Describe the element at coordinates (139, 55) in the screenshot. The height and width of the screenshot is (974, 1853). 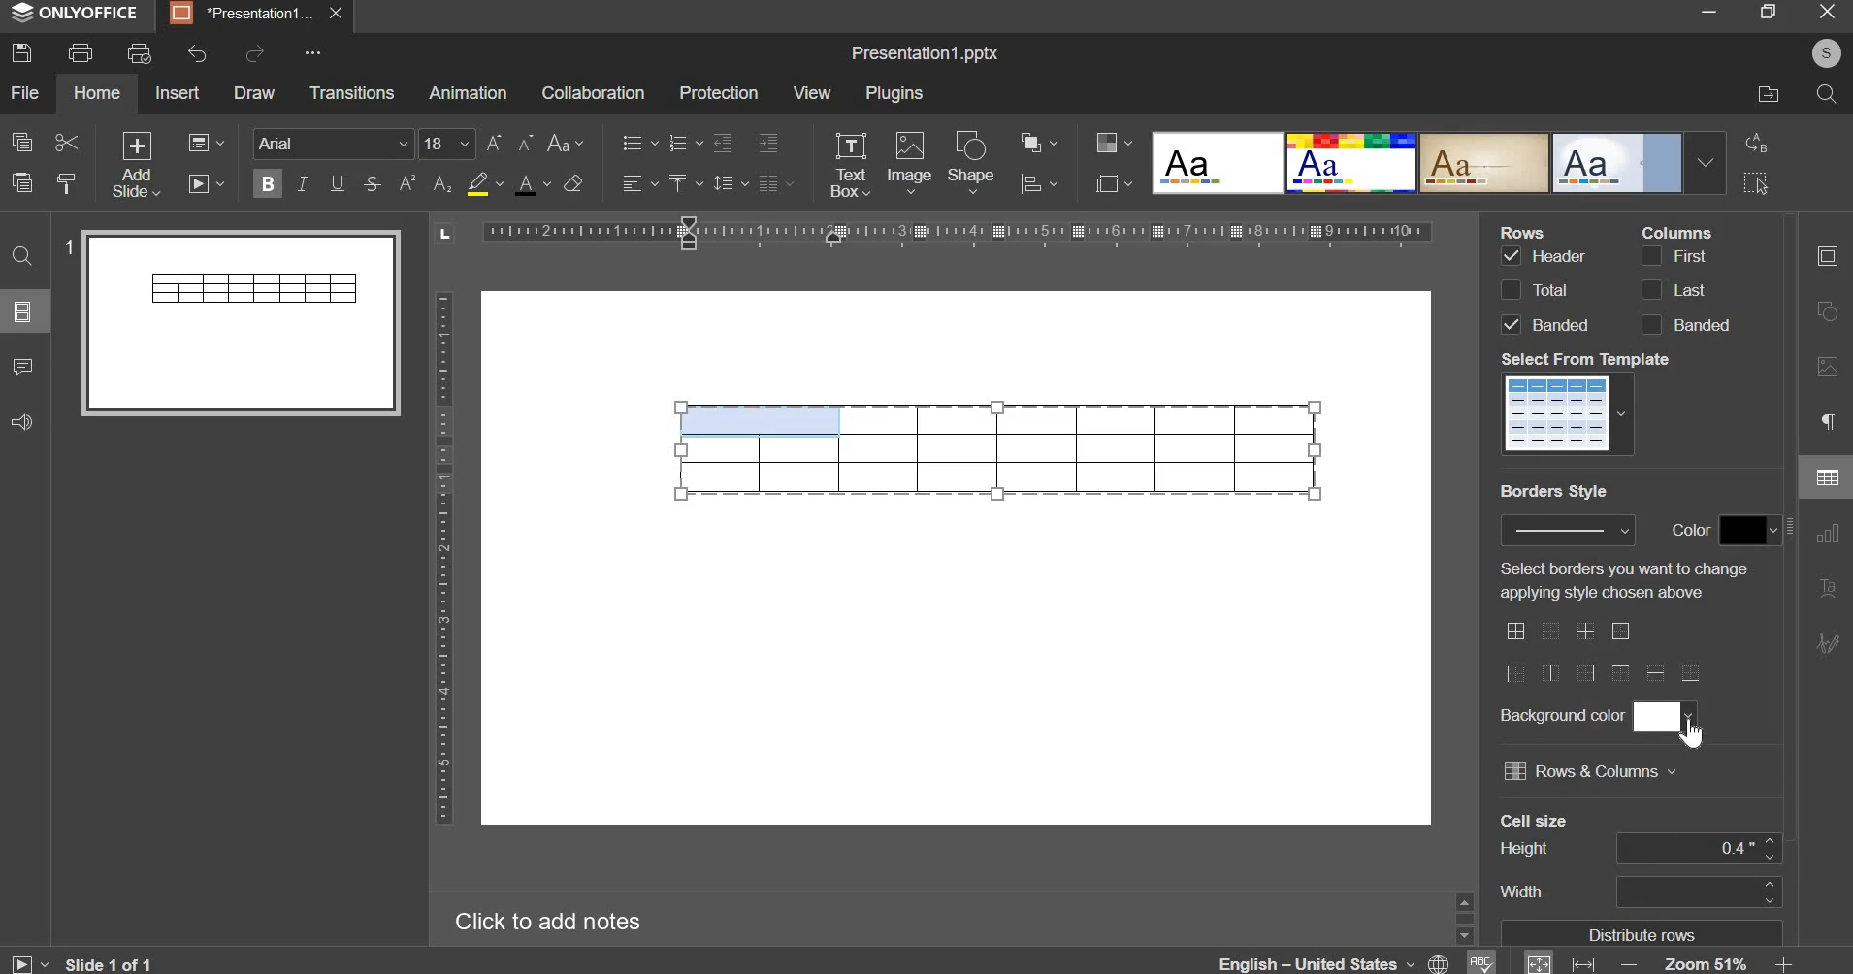
I see `print preview` at that location.